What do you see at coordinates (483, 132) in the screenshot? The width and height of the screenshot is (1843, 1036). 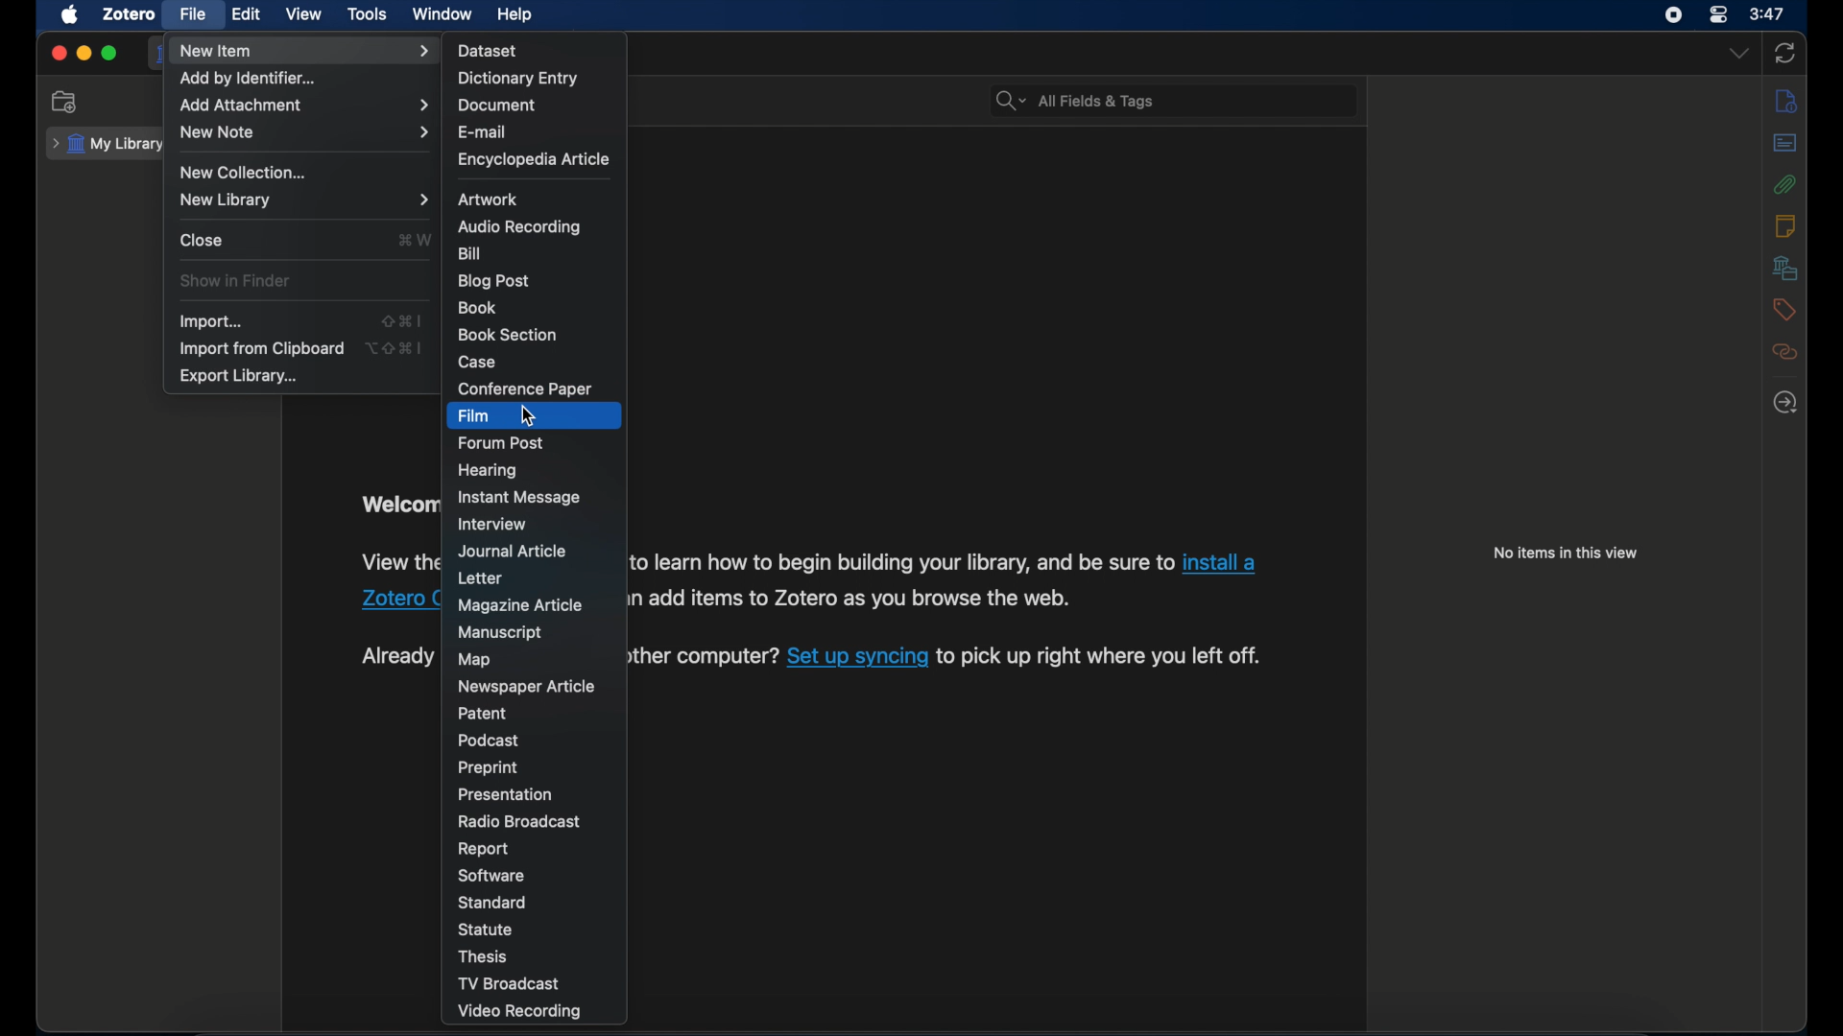 I see `e-mail` at bounding box center [483, 132].